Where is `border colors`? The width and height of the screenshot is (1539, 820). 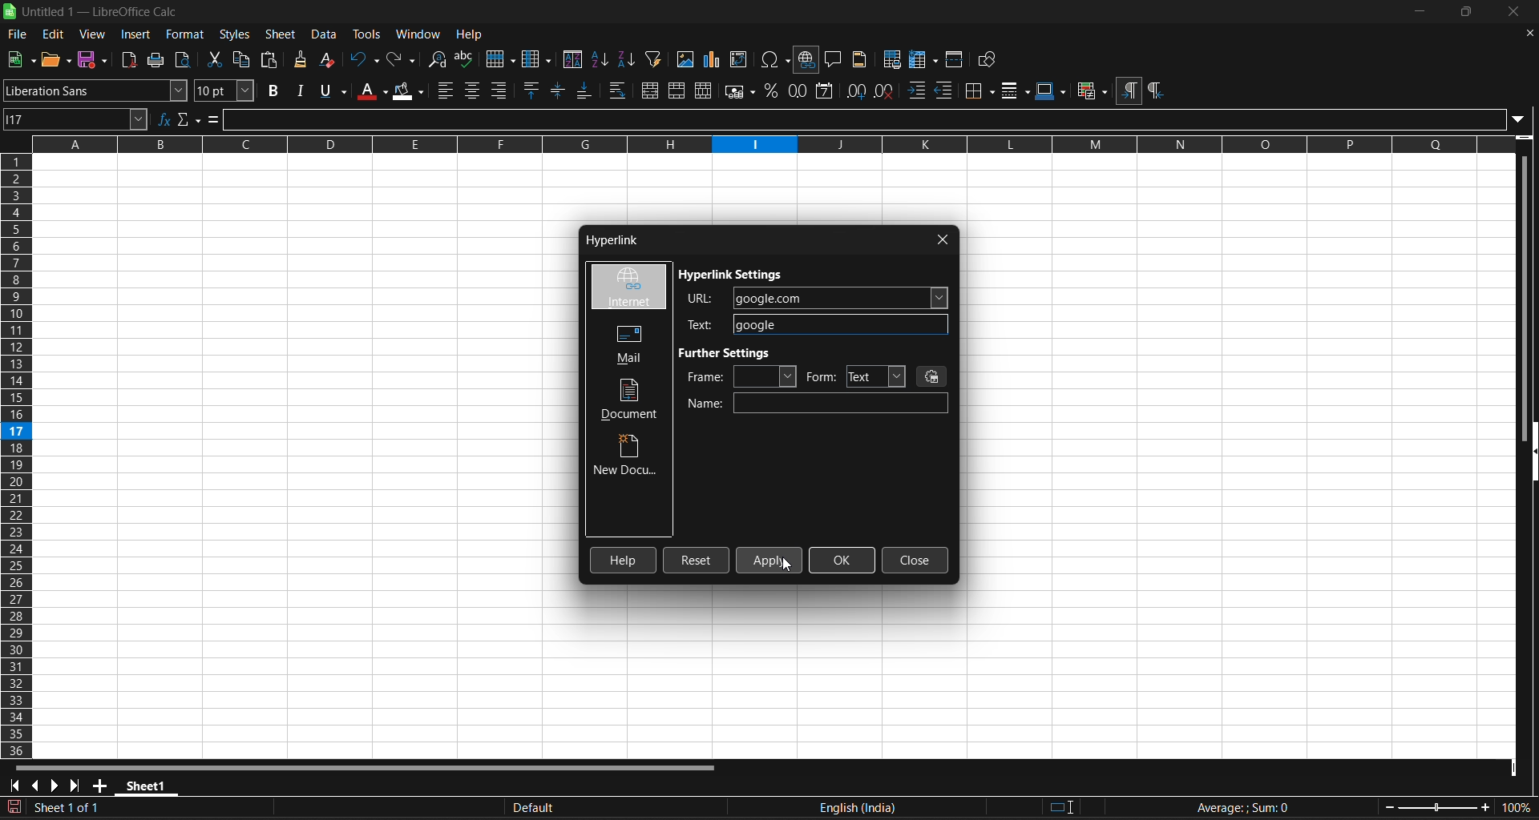
border colors is located at coordinates (1052, 91).